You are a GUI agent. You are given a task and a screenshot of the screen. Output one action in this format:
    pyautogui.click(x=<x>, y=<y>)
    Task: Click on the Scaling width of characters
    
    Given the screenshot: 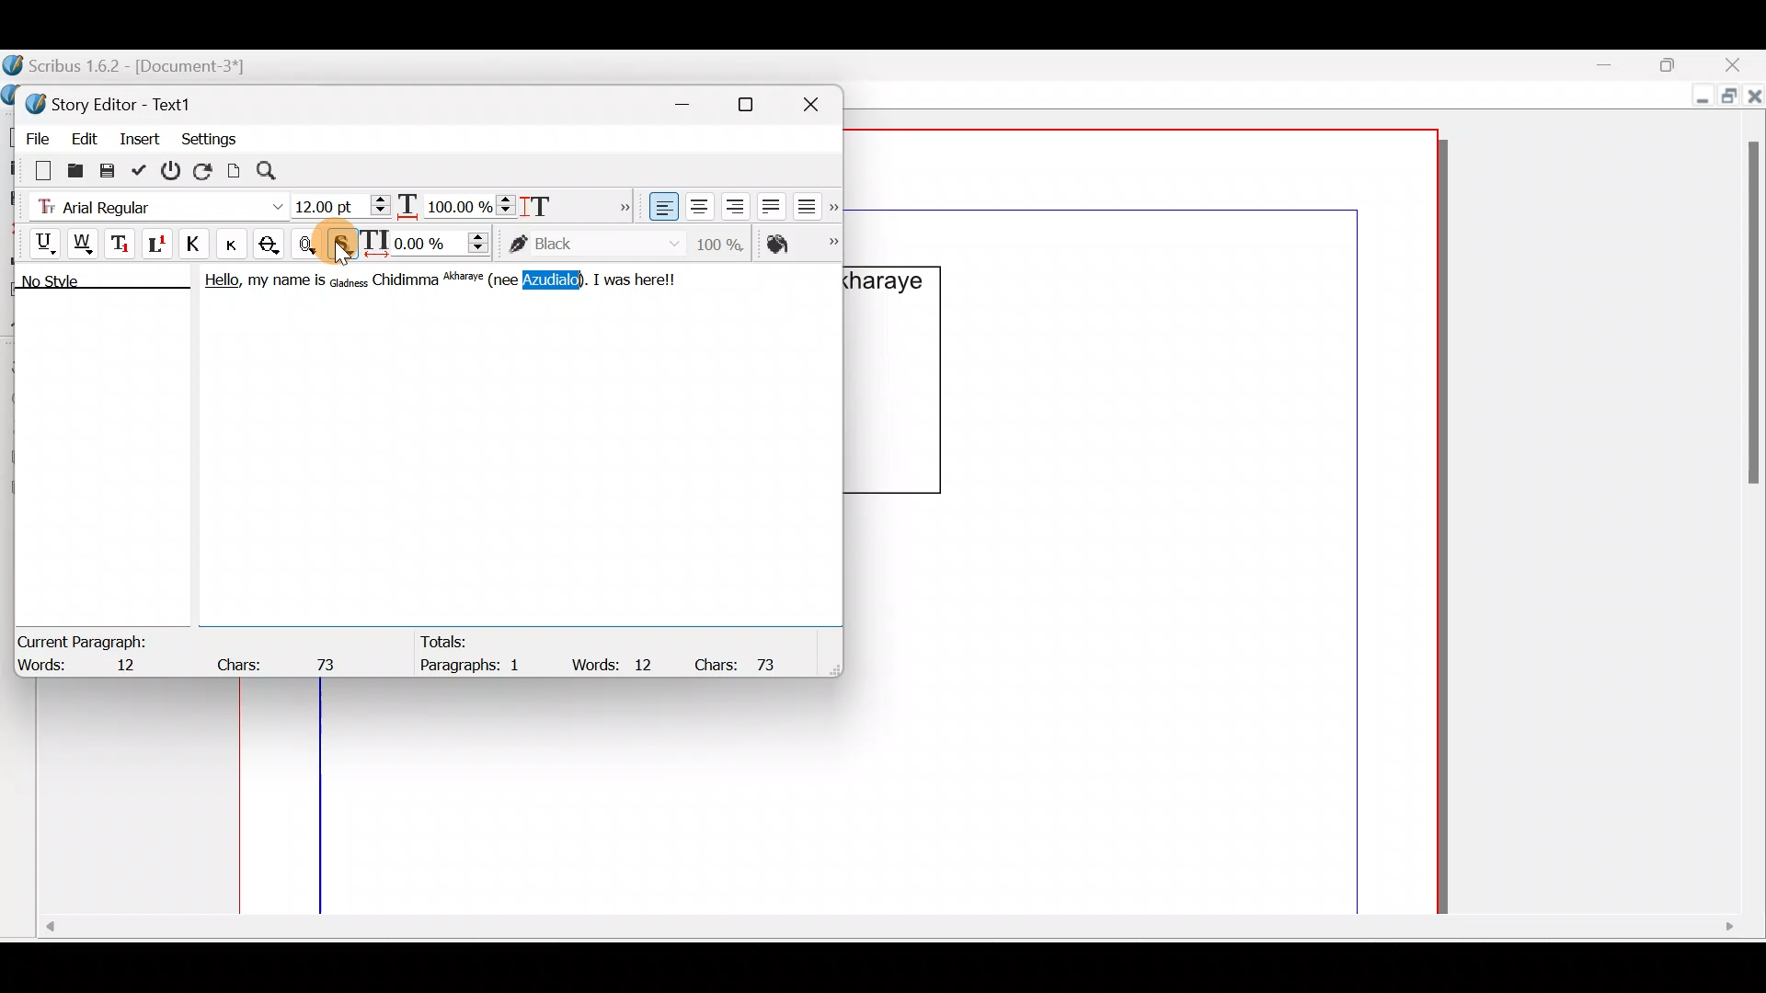 What is the action you would take?
    pyautogui.click(x=456, y=202)
    